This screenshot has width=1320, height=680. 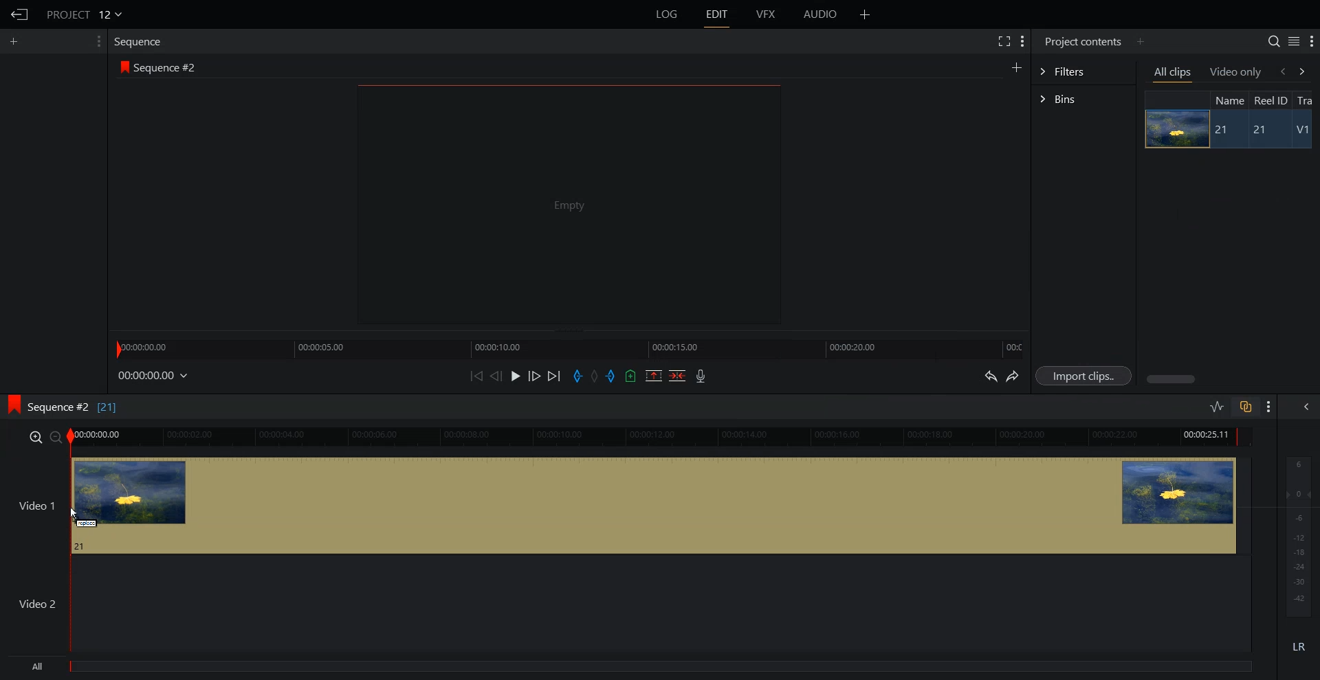 I want to click on Add an Cue at the current position, so click(x=630, y=376).